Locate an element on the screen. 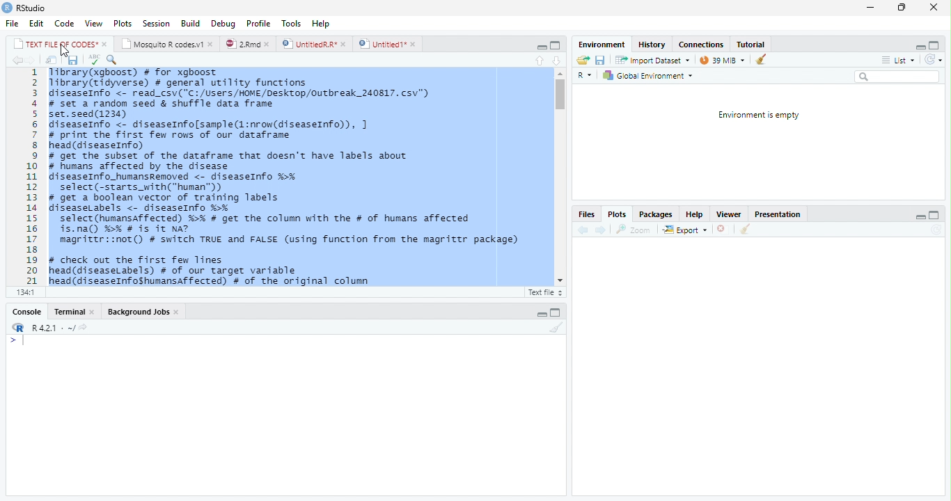 The width and height of the screenshot is (951, 501). Restore Down is located at coordinates (901, 8).